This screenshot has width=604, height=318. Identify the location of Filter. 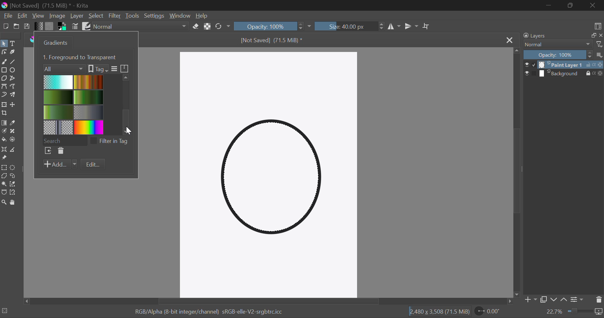
(115, 16).